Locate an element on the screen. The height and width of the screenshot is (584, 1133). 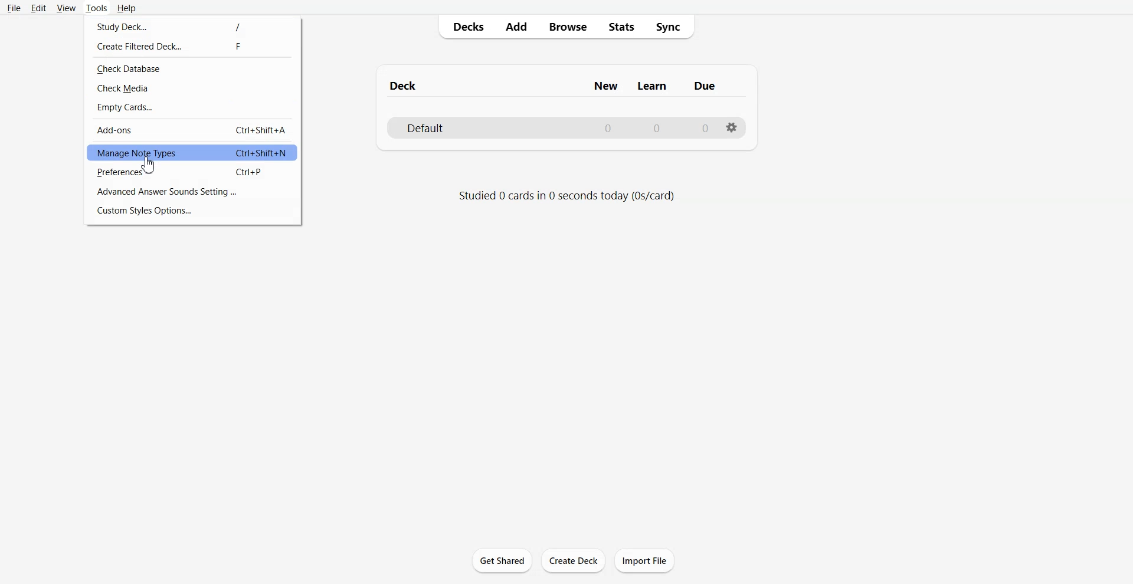
Import File is located at coordinates (644, 560).